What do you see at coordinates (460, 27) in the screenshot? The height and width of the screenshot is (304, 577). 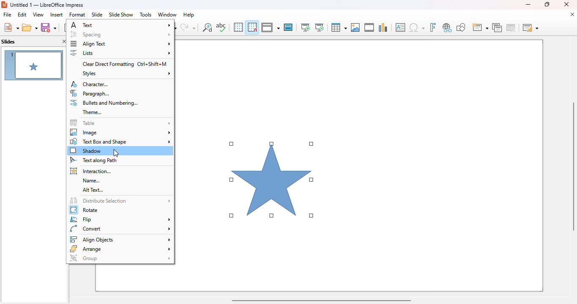 I see `show draw functions` at bounding box center [460, 27].